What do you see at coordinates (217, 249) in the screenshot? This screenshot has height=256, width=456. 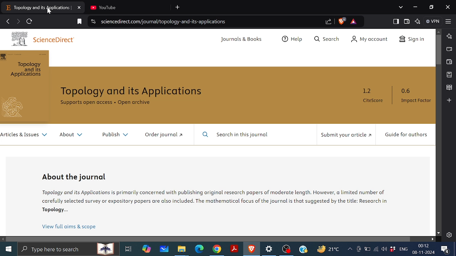 I see `Chrome` at bounding box center [217, 249].